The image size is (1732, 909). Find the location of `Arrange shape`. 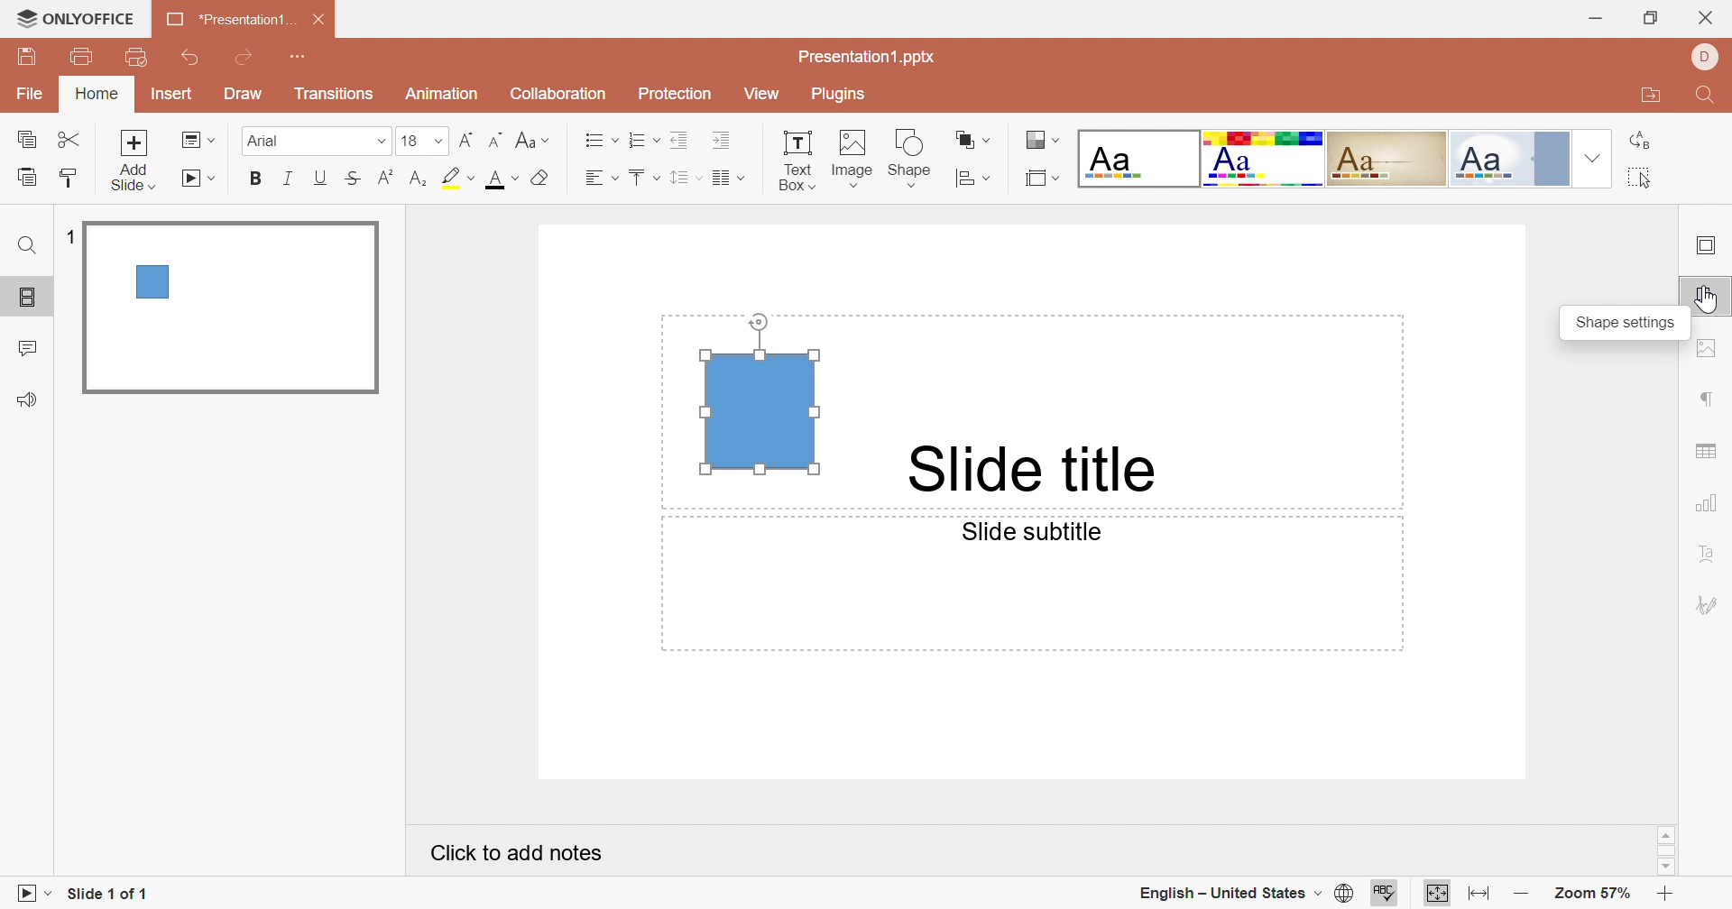

Arrange shape is located at coordinates (975, 138).